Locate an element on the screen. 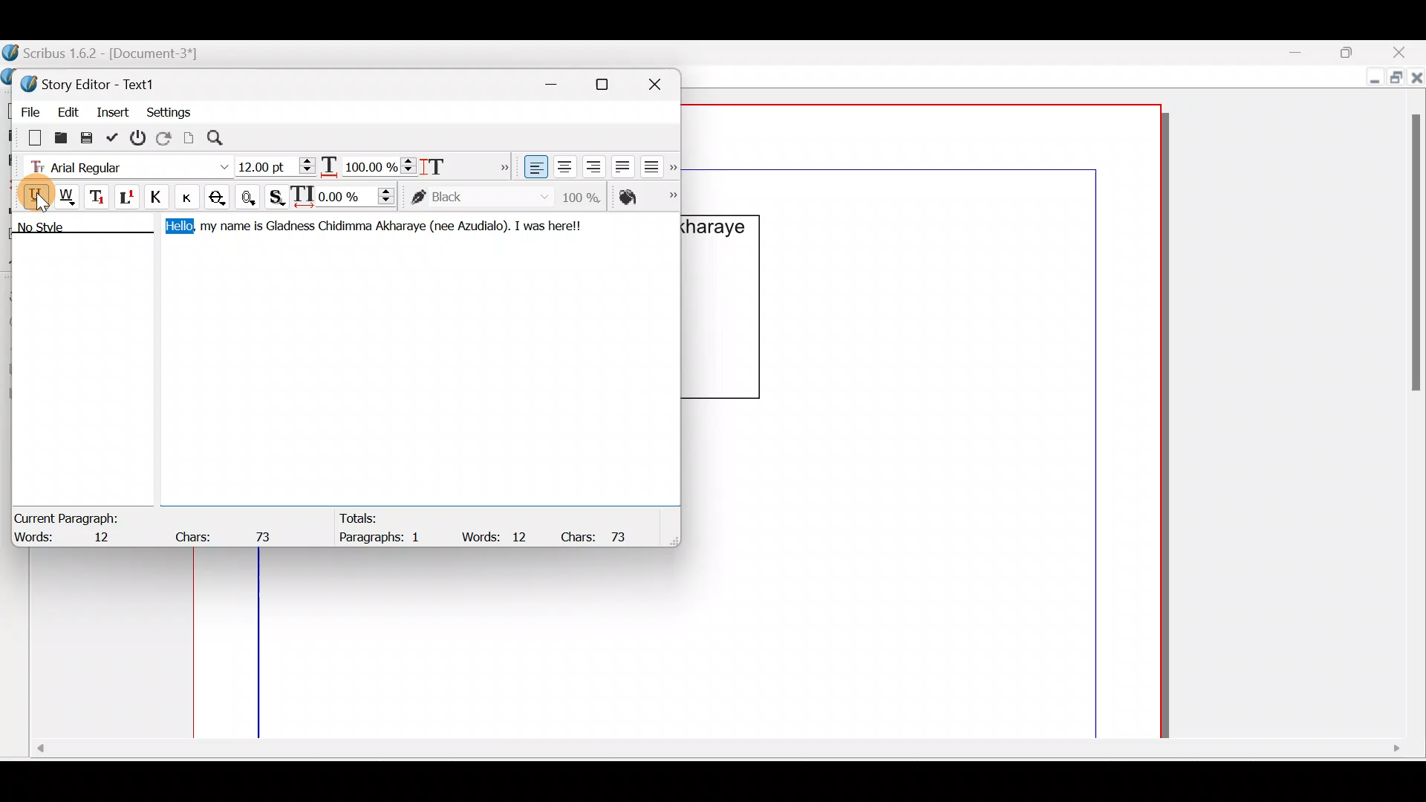  Clear all text is located at coordinates (27, 137).